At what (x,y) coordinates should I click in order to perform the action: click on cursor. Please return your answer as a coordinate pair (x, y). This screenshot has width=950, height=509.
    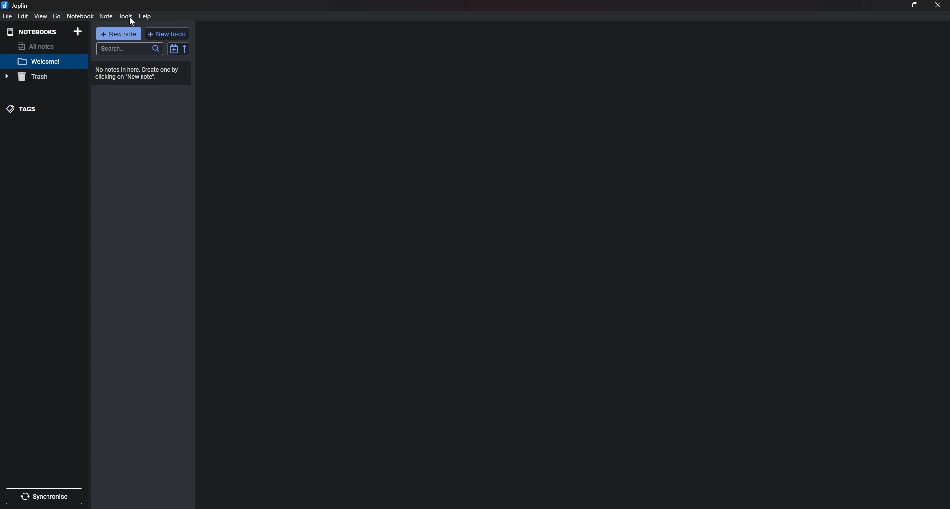
    Looking at the image, I should click on (134, 21).